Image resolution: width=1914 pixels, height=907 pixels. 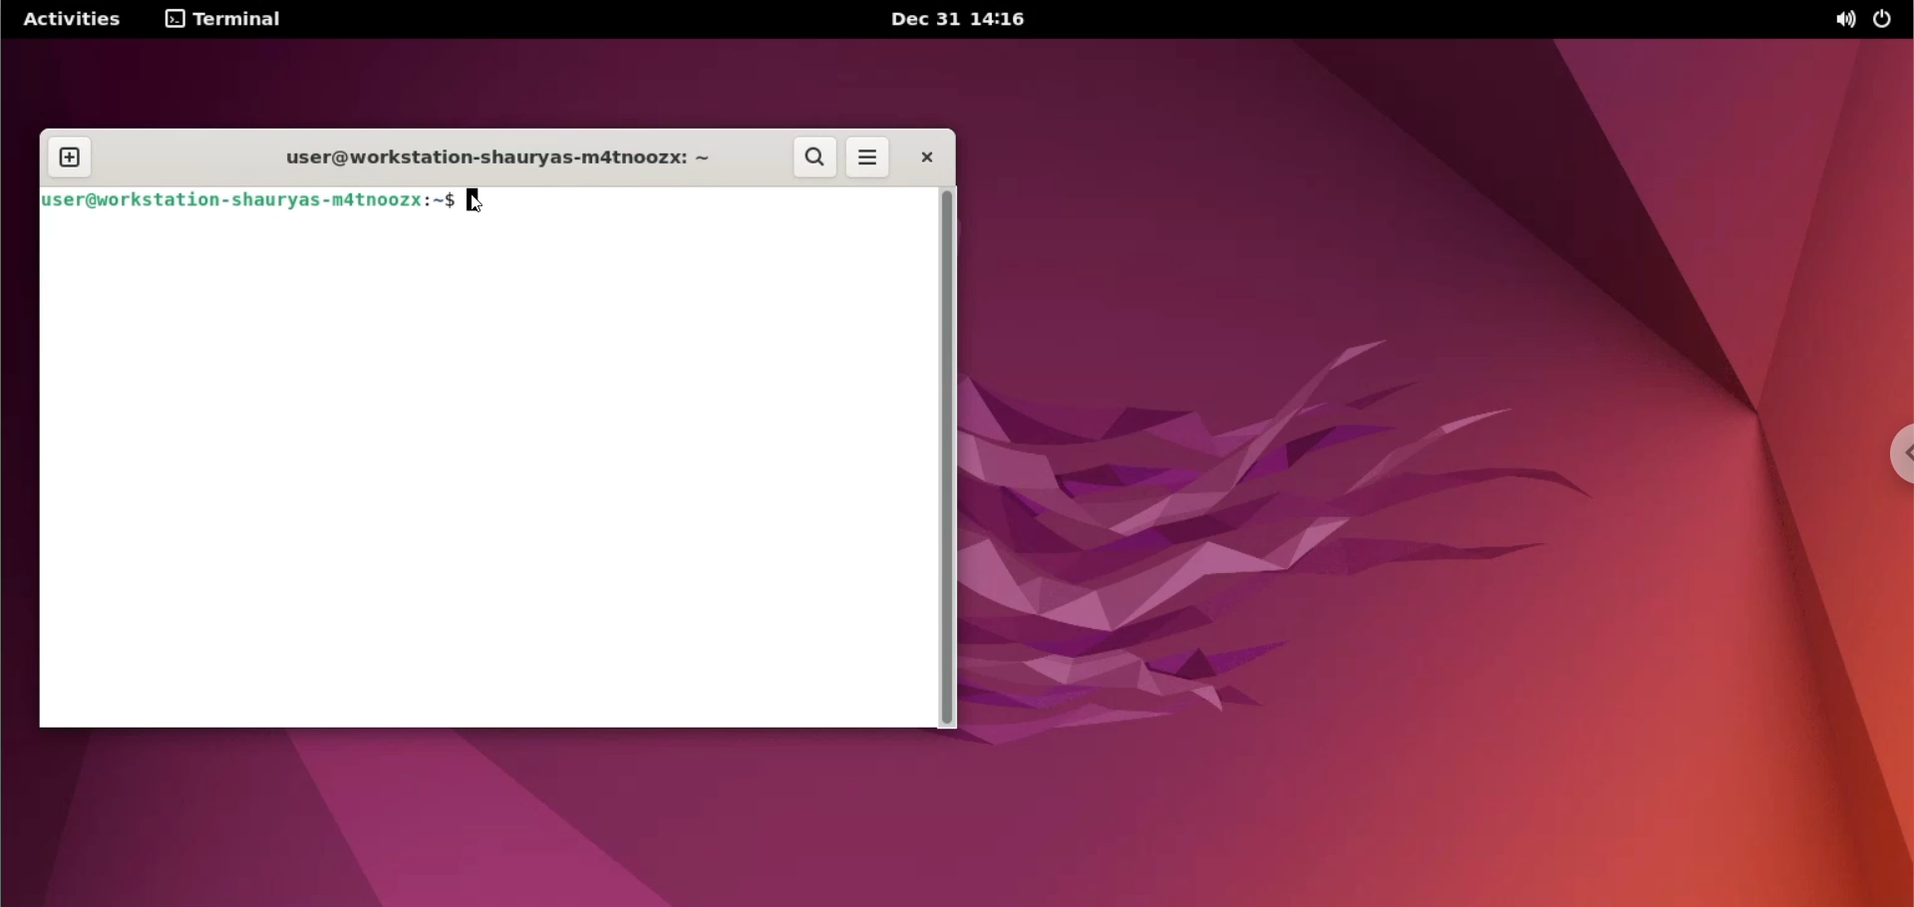 What do you see at coordinates (243, 201) in the screenshot?
I see `user@workstation-shauryas-m4tnoozx:~$` at bounding box center [243, 201].